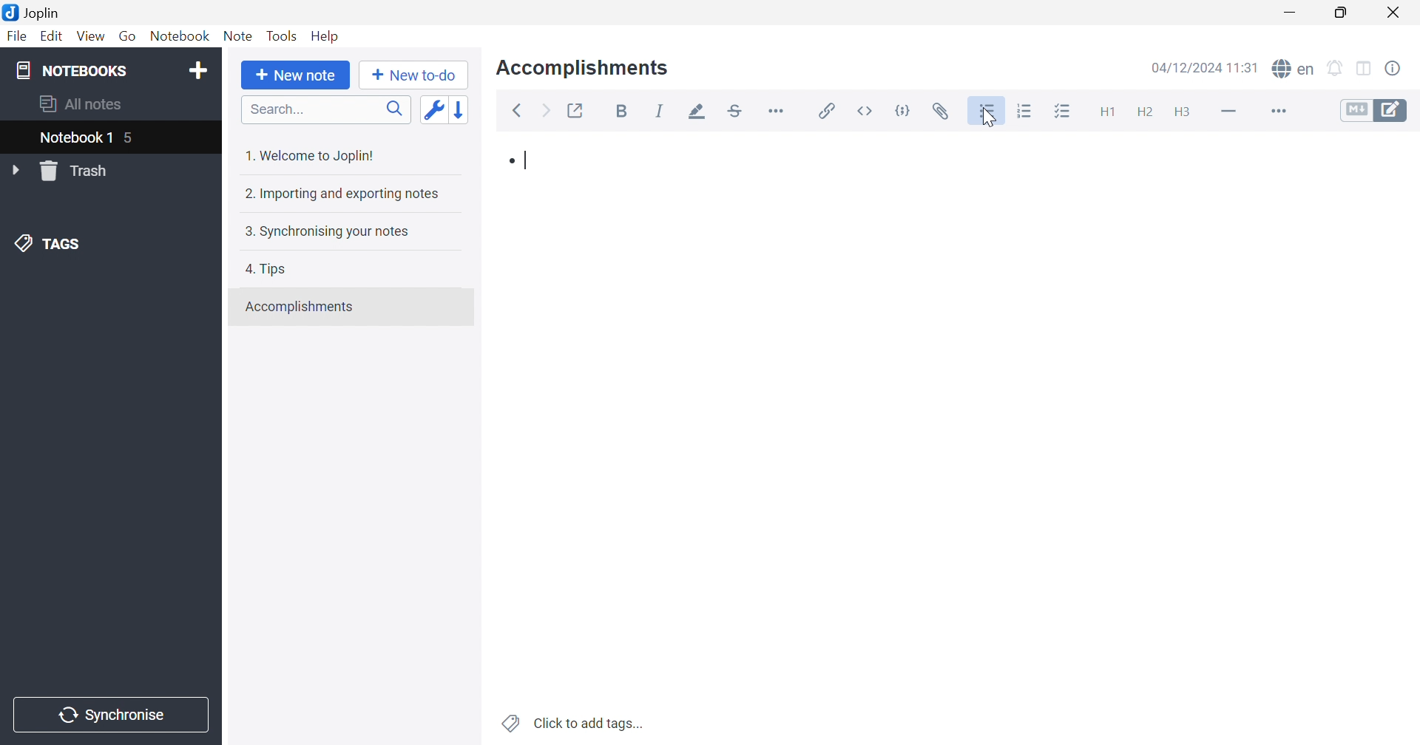 The width and height of the screenshot is (1420, 745). I want to click on Restore Down, so click(1342, 13).